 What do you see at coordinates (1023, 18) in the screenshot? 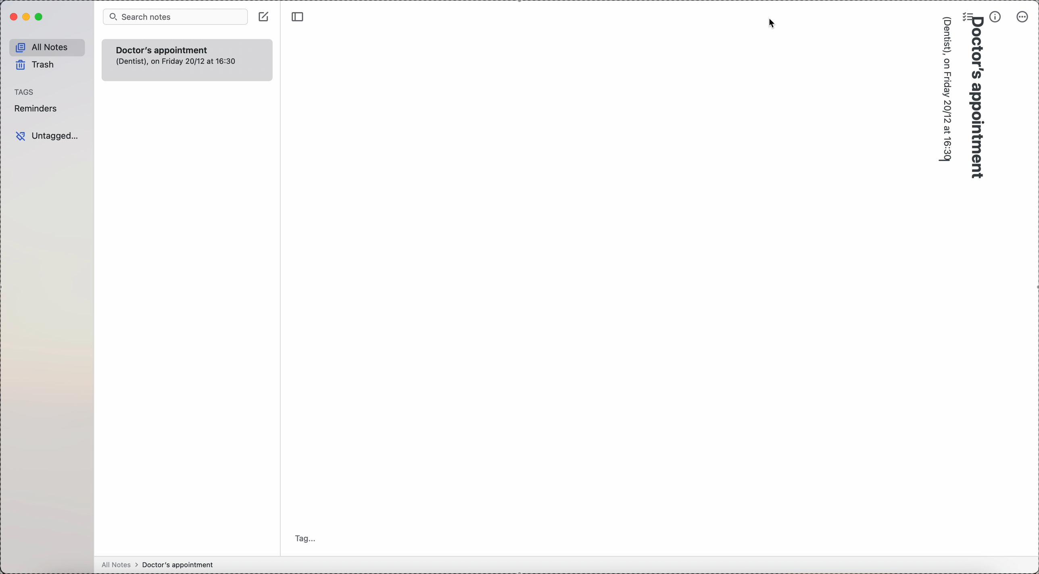
I see `more options` at bounding box center [1023, 18].